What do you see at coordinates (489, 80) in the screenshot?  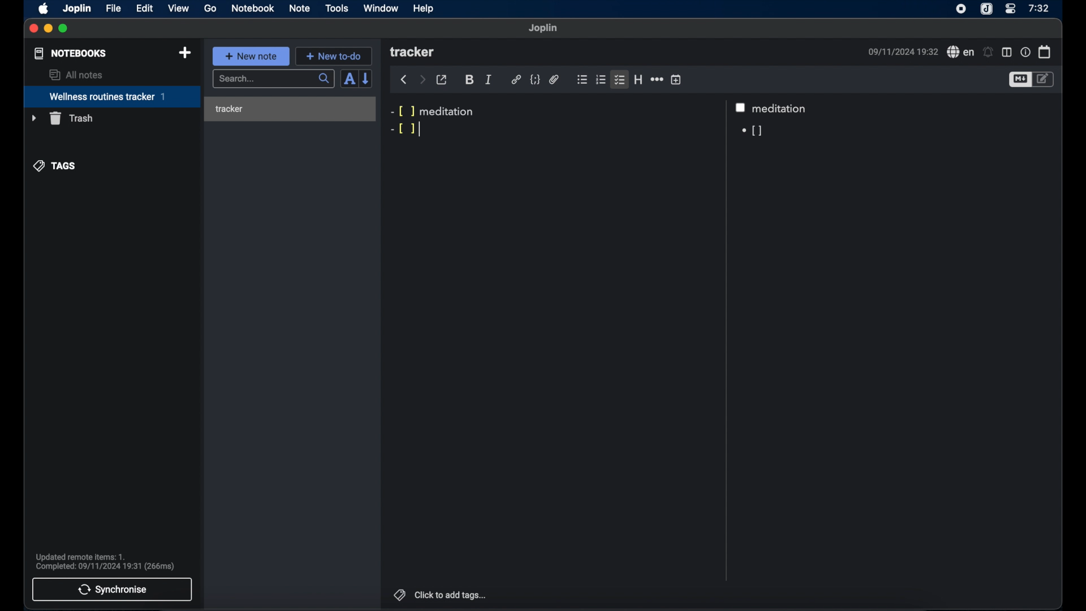 I see `italic` at bounding box center [489, 80].